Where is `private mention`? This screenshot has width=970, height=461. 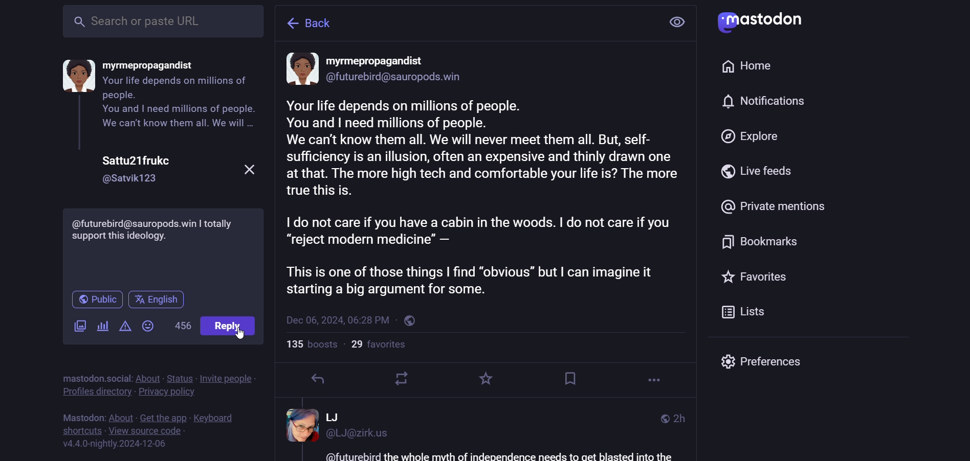 private mention is located at coordinates (771, 208).